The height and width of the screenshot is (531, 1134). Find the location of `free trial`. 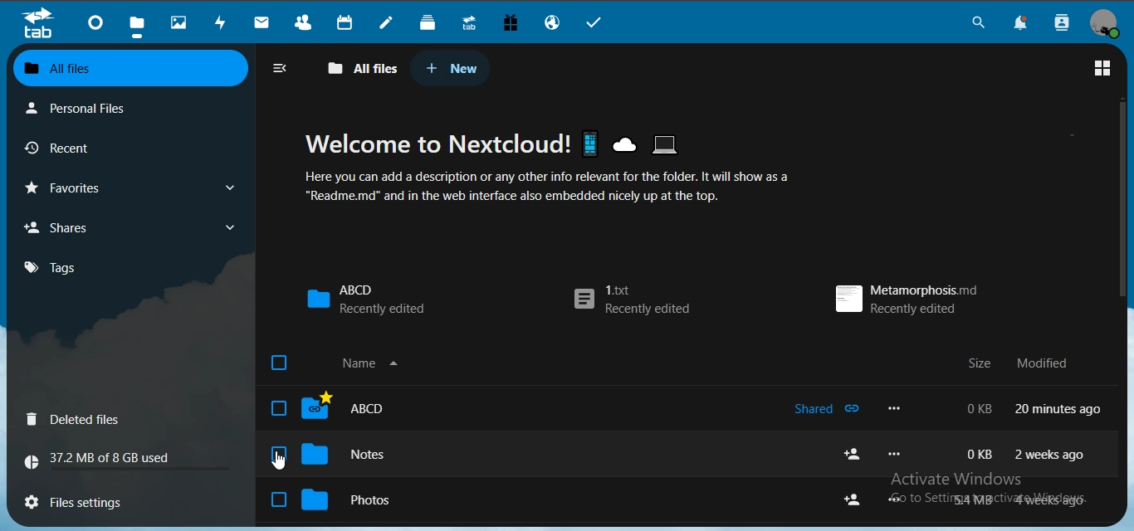

free trial is located at coordinates (511, 22).